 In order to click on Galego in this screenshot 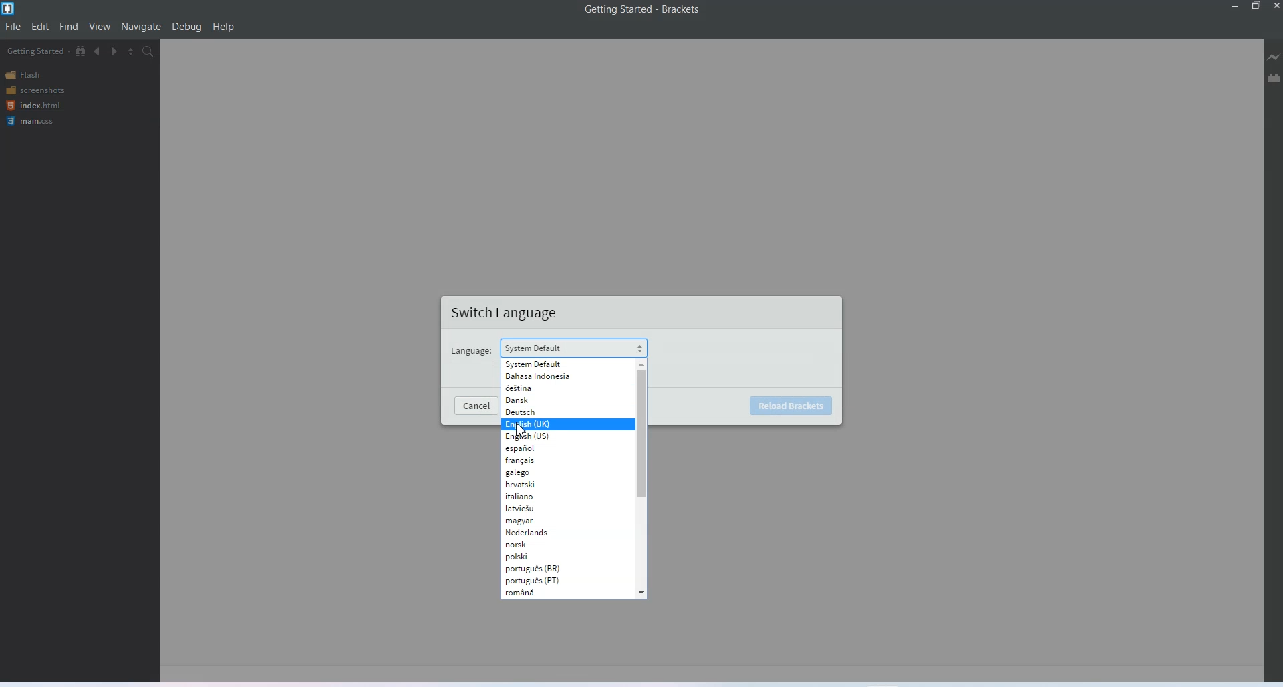, I will do `click(555, 472)`.